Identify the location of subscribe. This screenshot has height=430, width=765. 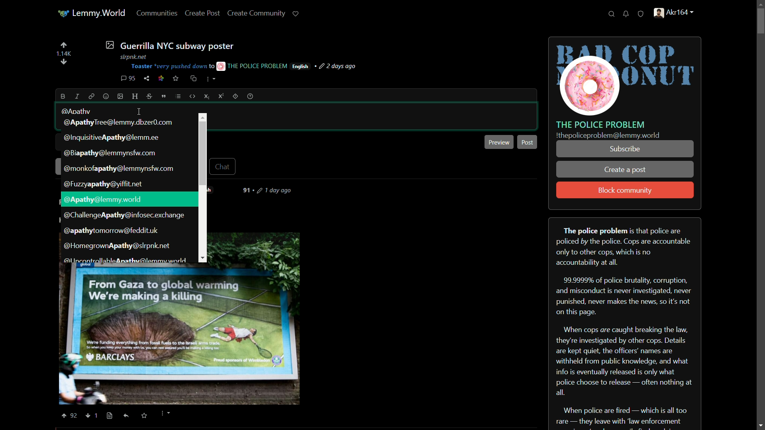
(624, 149).